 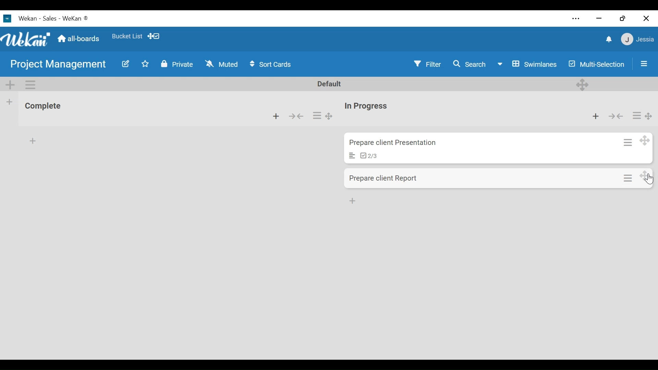 What do you see at coordinates (126, 64) in the screenshot?
I see `Edit` at bounding box center [126, 64].